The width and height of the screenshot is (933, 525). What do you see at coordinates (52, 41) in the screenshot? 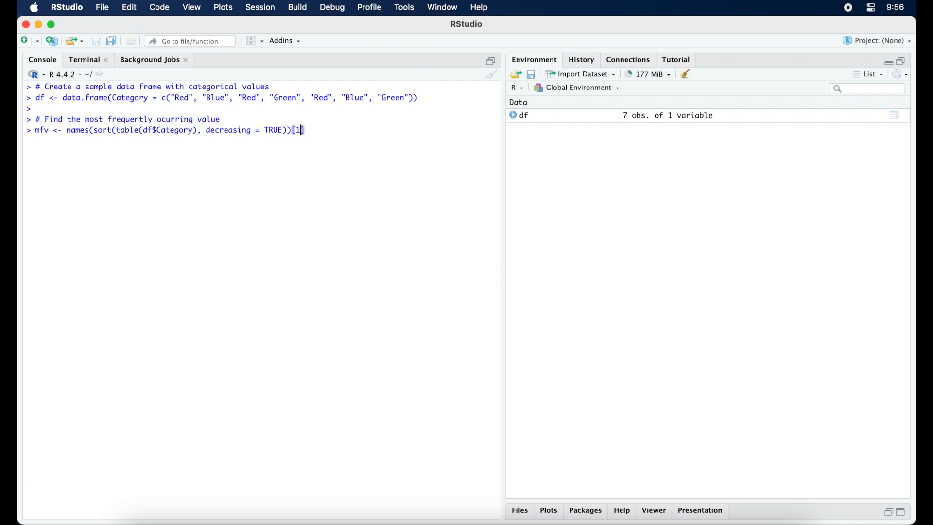
I see `create a project` at bounding box center [52, 41].